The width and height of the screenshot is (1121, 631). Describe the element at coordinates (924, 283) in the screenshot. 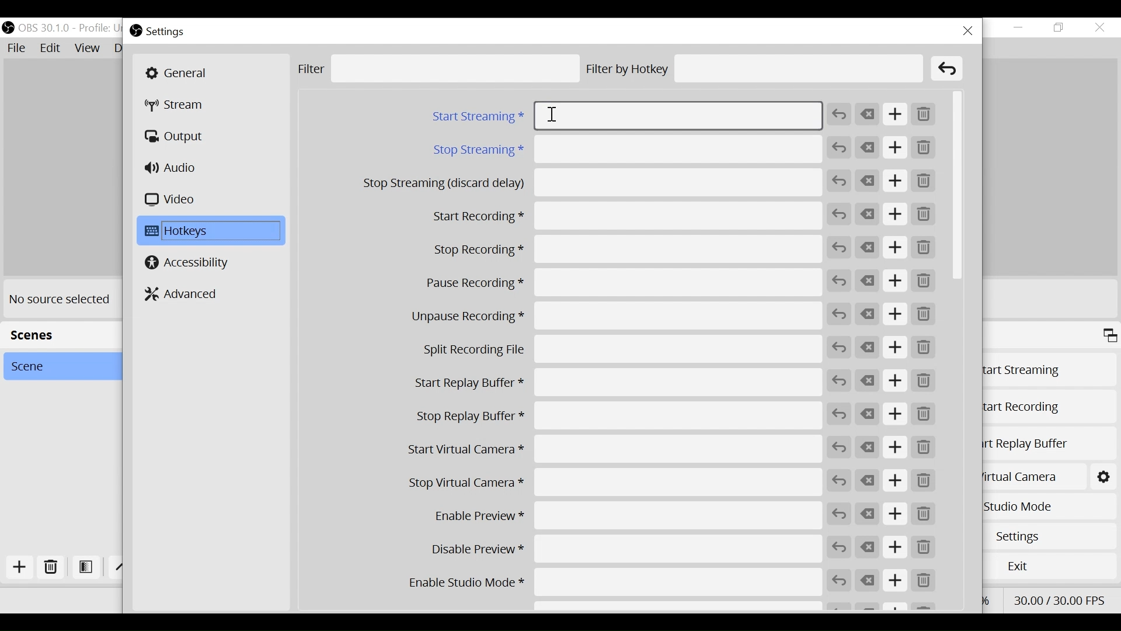

I see `Remove` at that location.